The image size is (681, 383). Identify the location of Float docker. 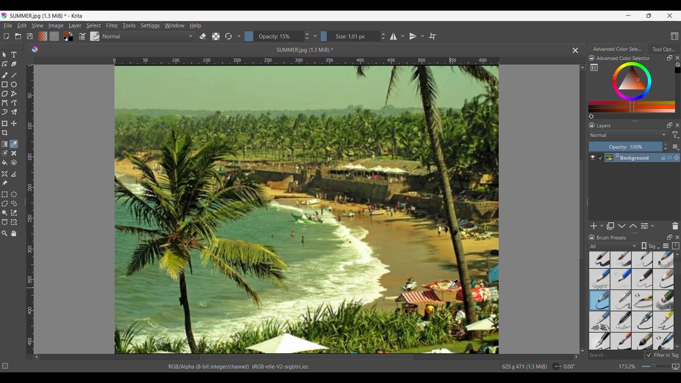
(670, 58).